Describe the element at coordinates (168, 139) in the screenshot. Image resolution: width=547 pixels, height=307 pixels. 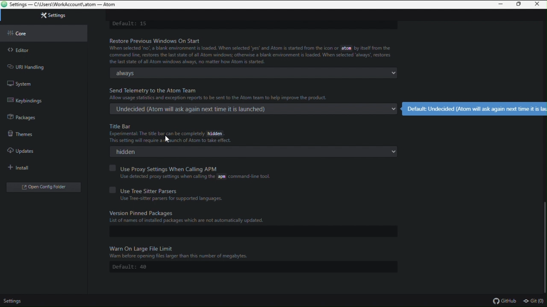
I see `cursor` at that location.